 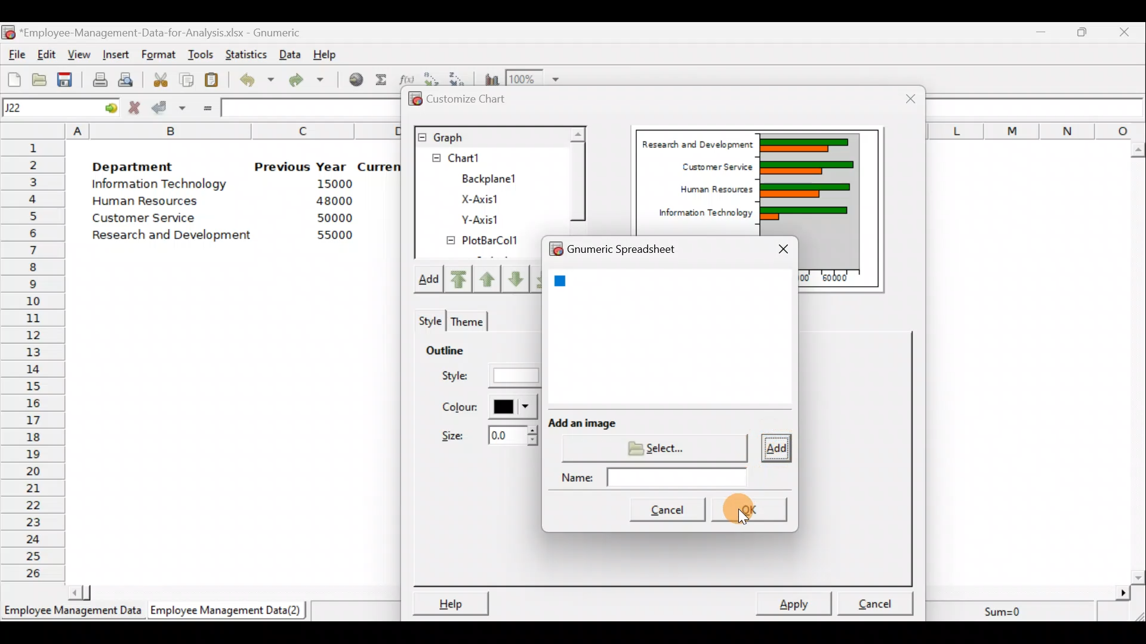 What do you see at coordinates (160, 53) in the screenshot?
I see `Format` at bounding box center [160, 53].